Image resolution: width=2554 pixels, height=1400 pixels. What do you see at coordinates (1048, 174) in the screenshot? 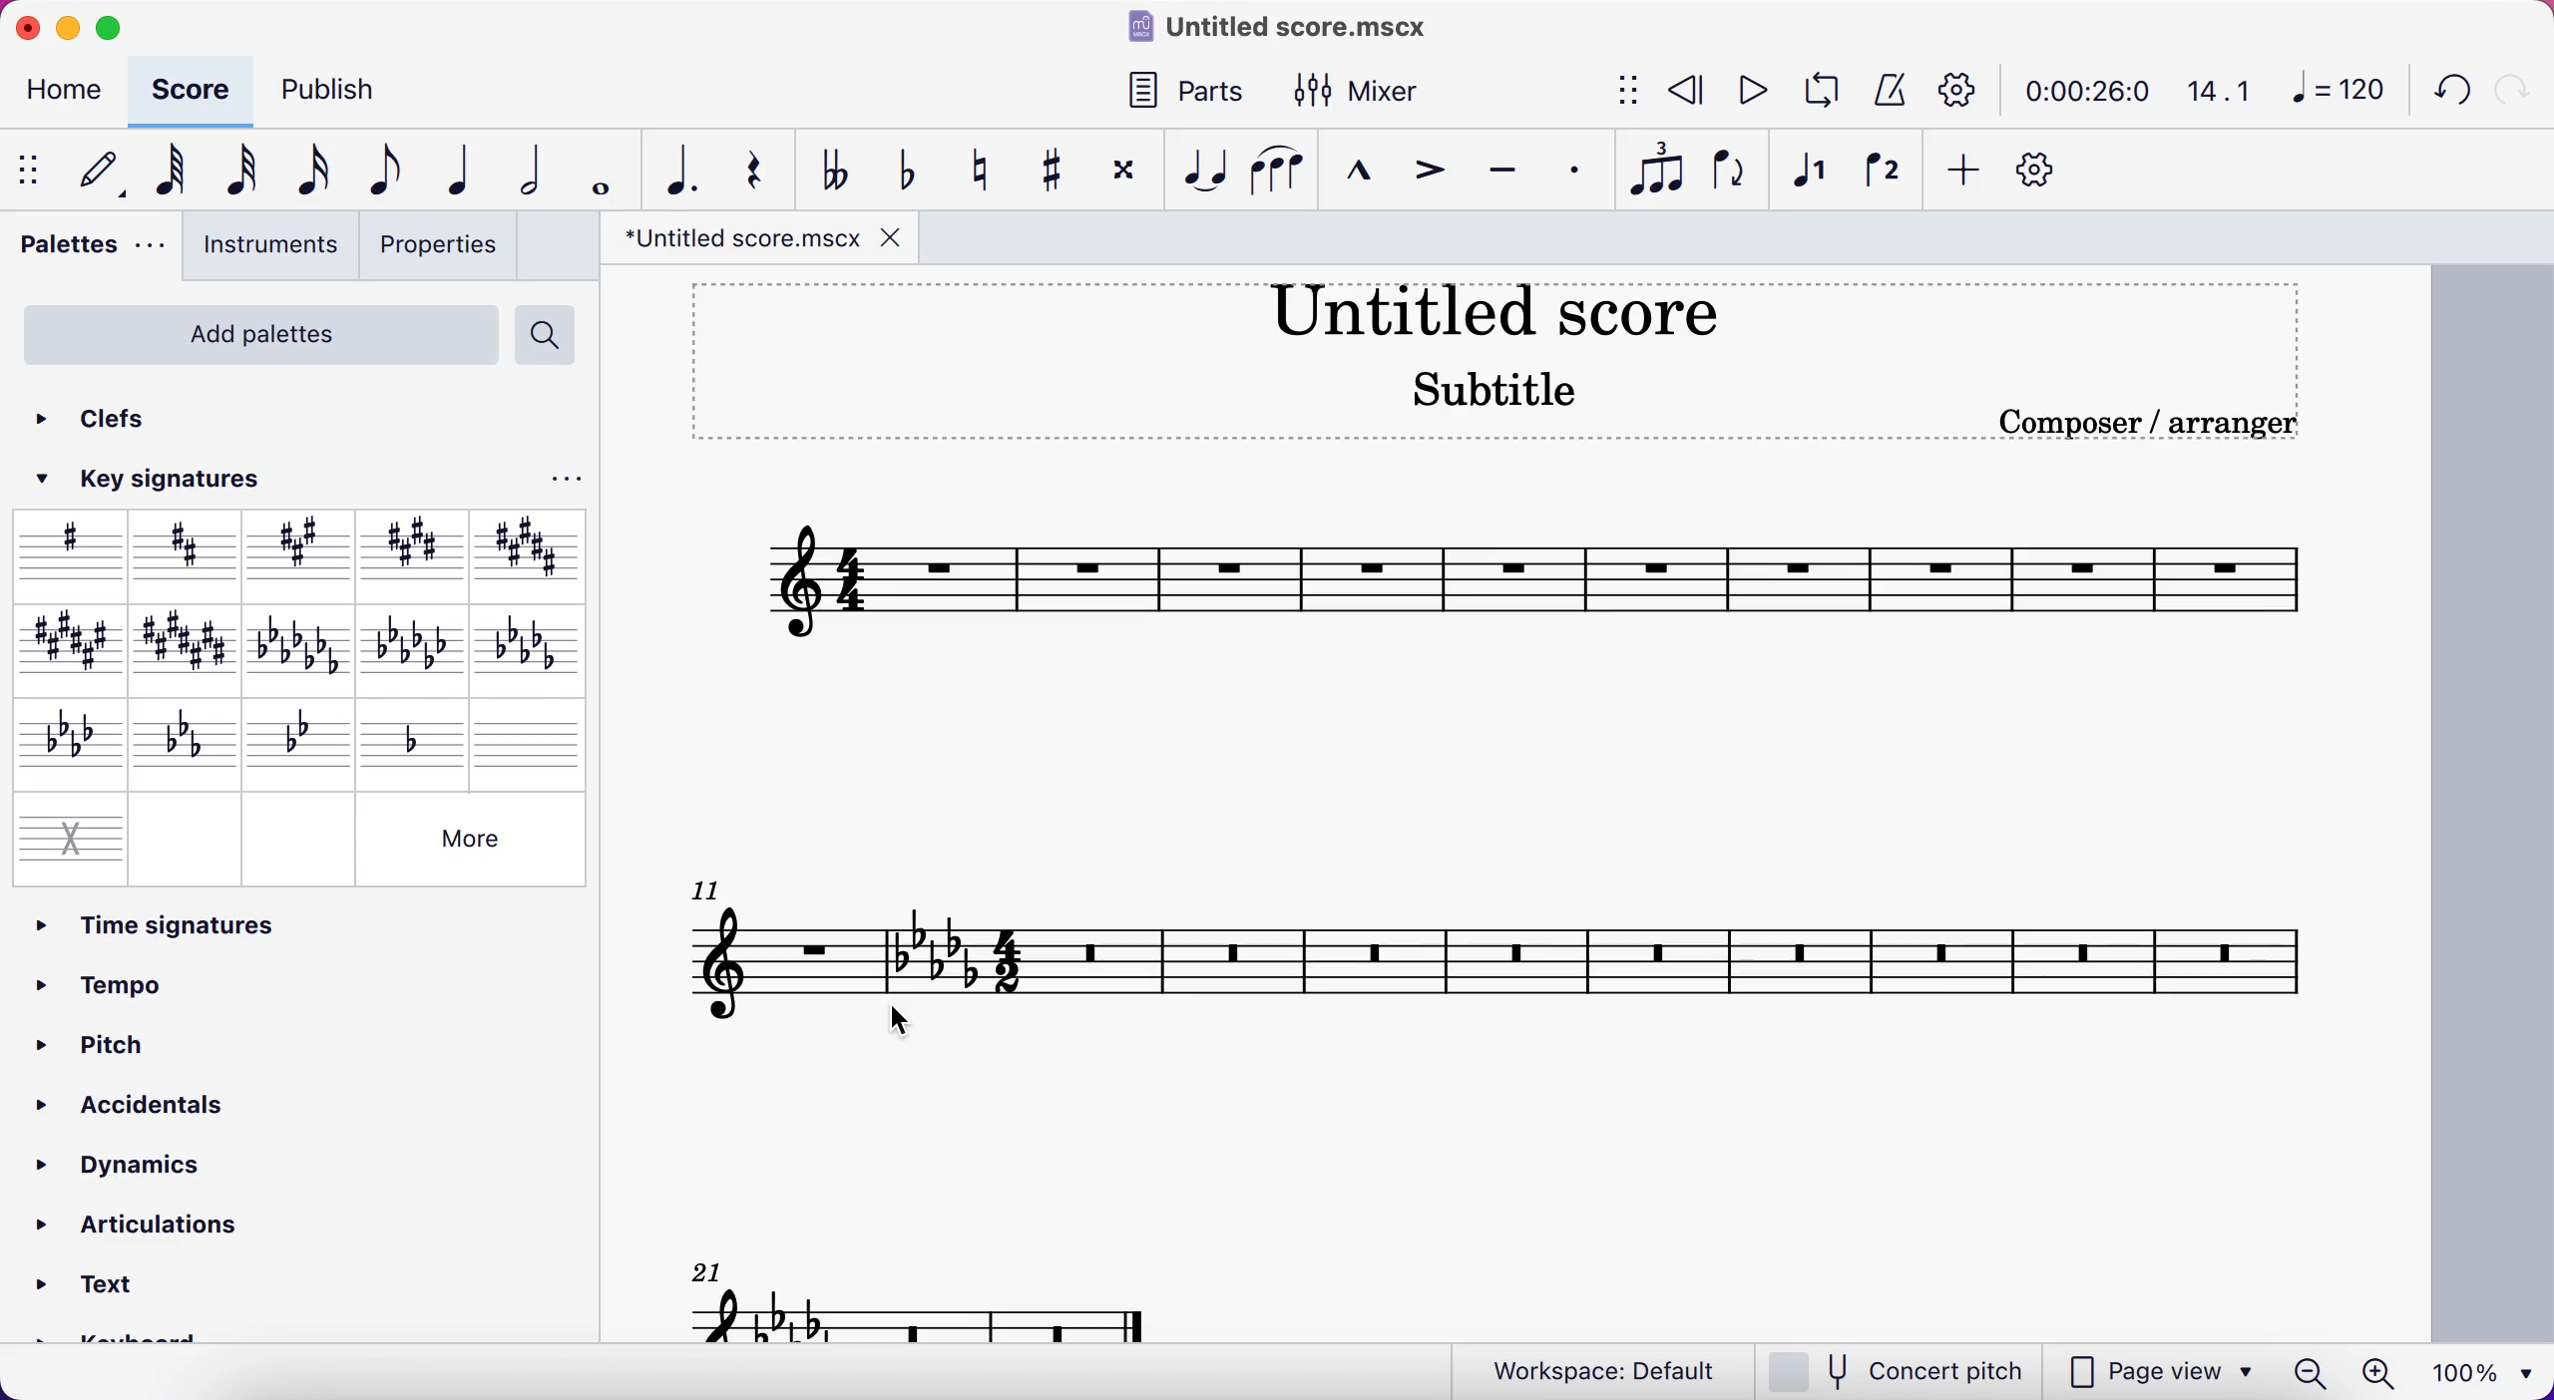
I see `toggle sharp` at bounding box center [1048, 174].